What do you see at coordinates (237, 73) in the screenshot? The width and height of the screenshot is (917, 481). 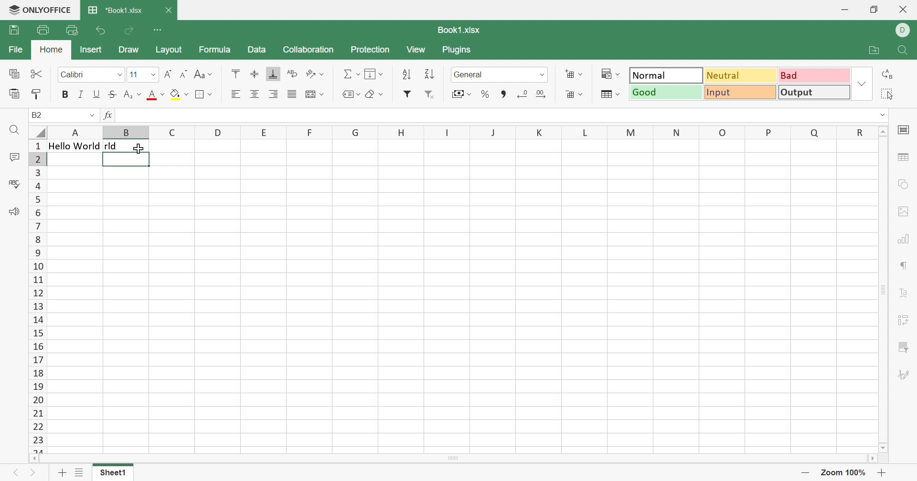 I see `Align top` at bounding box center [237, 73].